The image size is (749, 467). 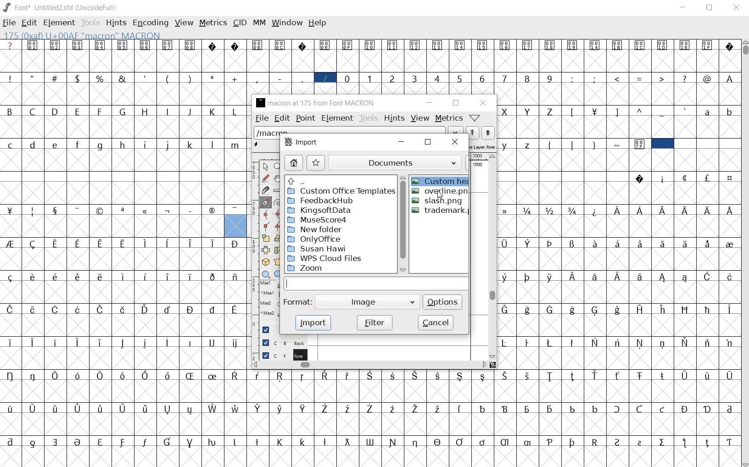 What do you see at coordinates (527, 443) in the screenshot?
I see `Symbol` at bounding box center [527, 443].